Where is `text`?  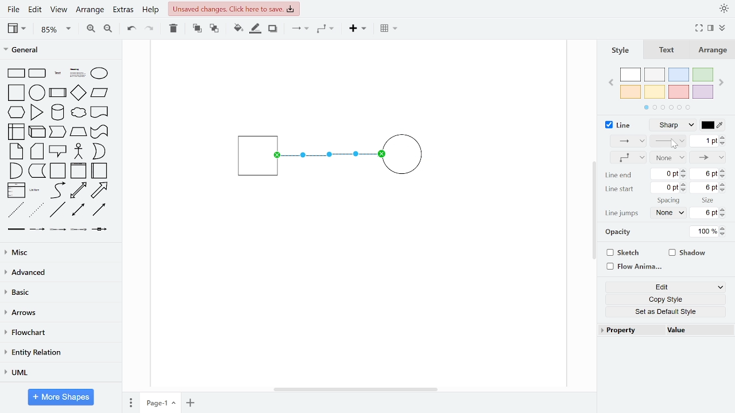
text is located at coordinates (668, 51).